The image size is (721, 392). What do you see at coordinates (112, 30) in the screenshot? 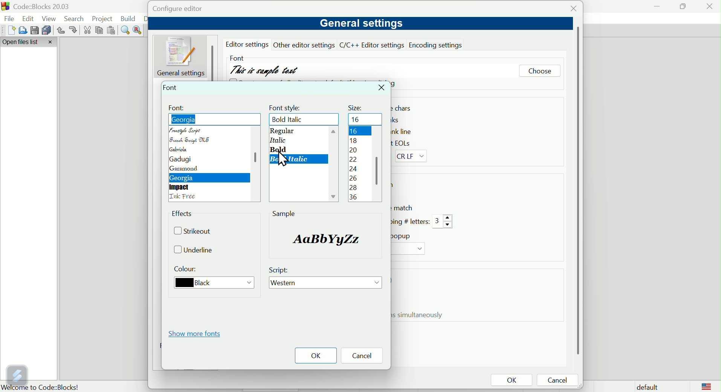
I see `Paste` at bounding box center [112, 30].